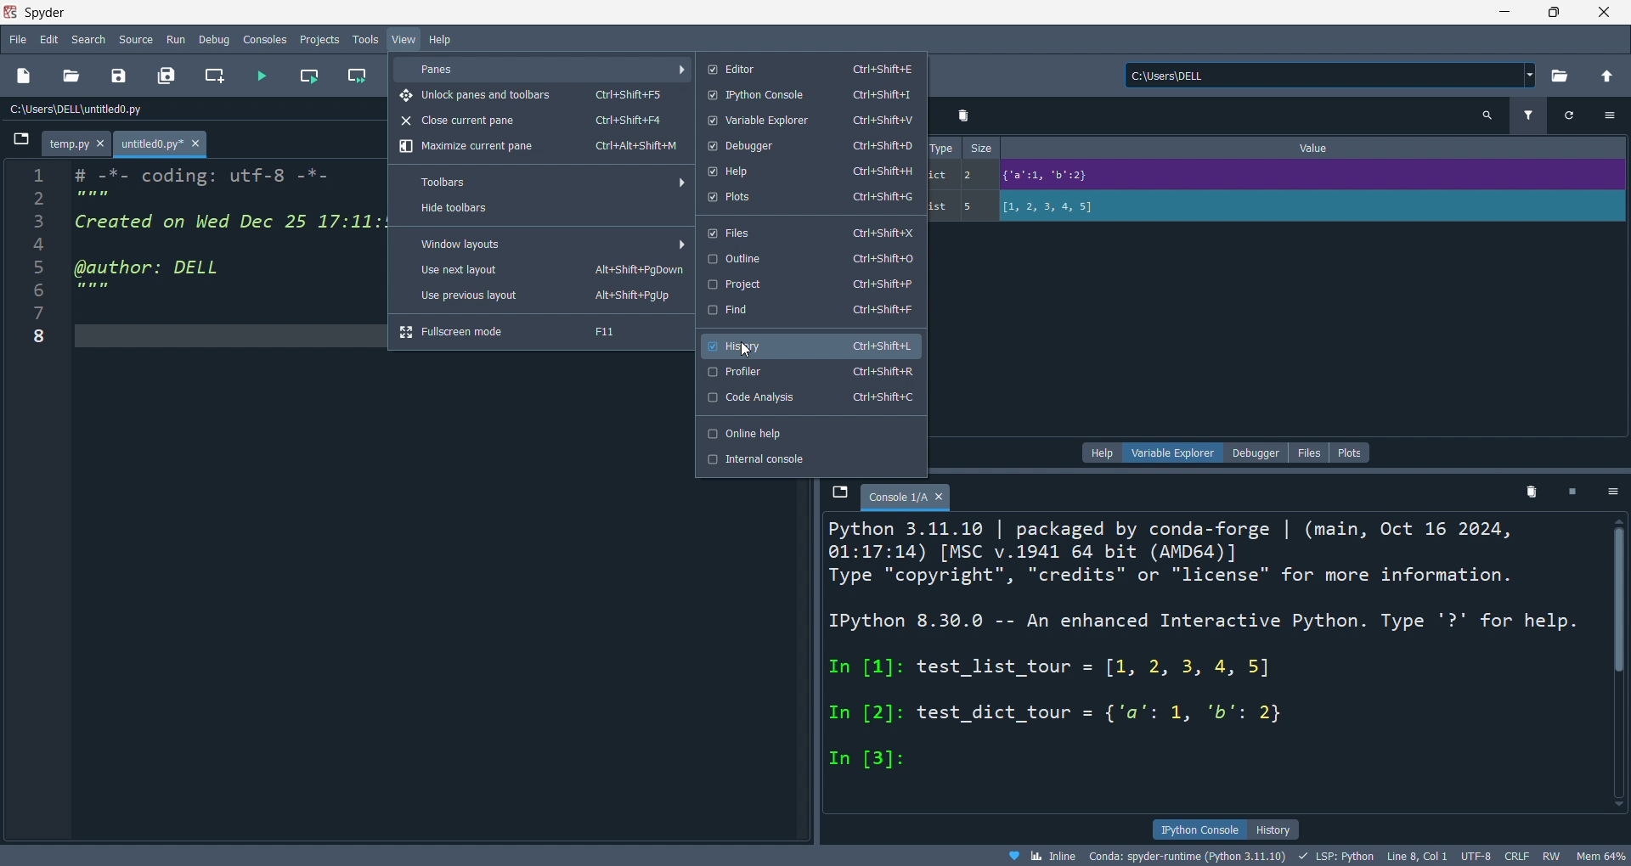 This screenshot has width=1631, height=866. I want to click on scroll bar, so click(1612, 660).